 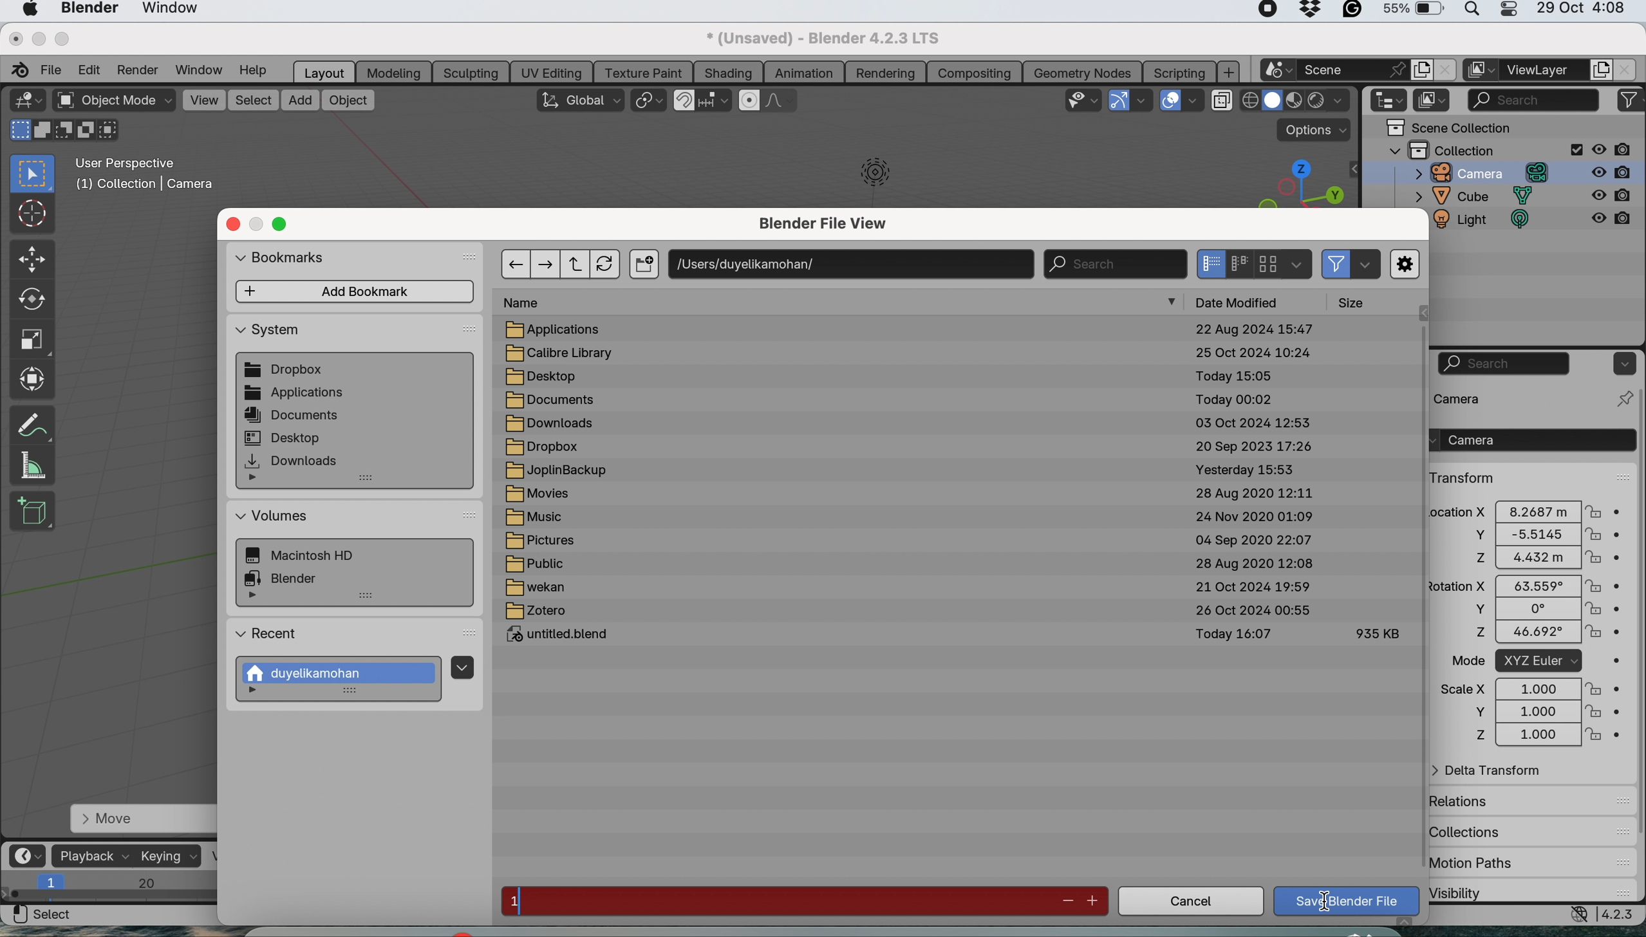 I want to click on movies, so click(x=544, y=496).